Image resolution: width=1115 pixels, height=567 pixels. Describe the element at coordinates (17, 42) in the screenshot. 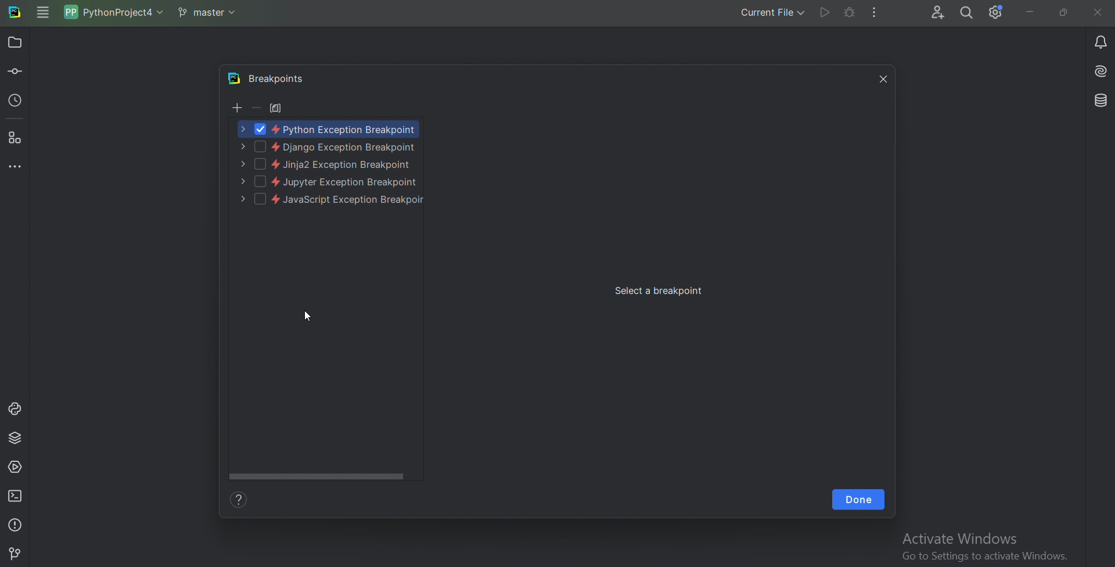

I see `Project` at that location.